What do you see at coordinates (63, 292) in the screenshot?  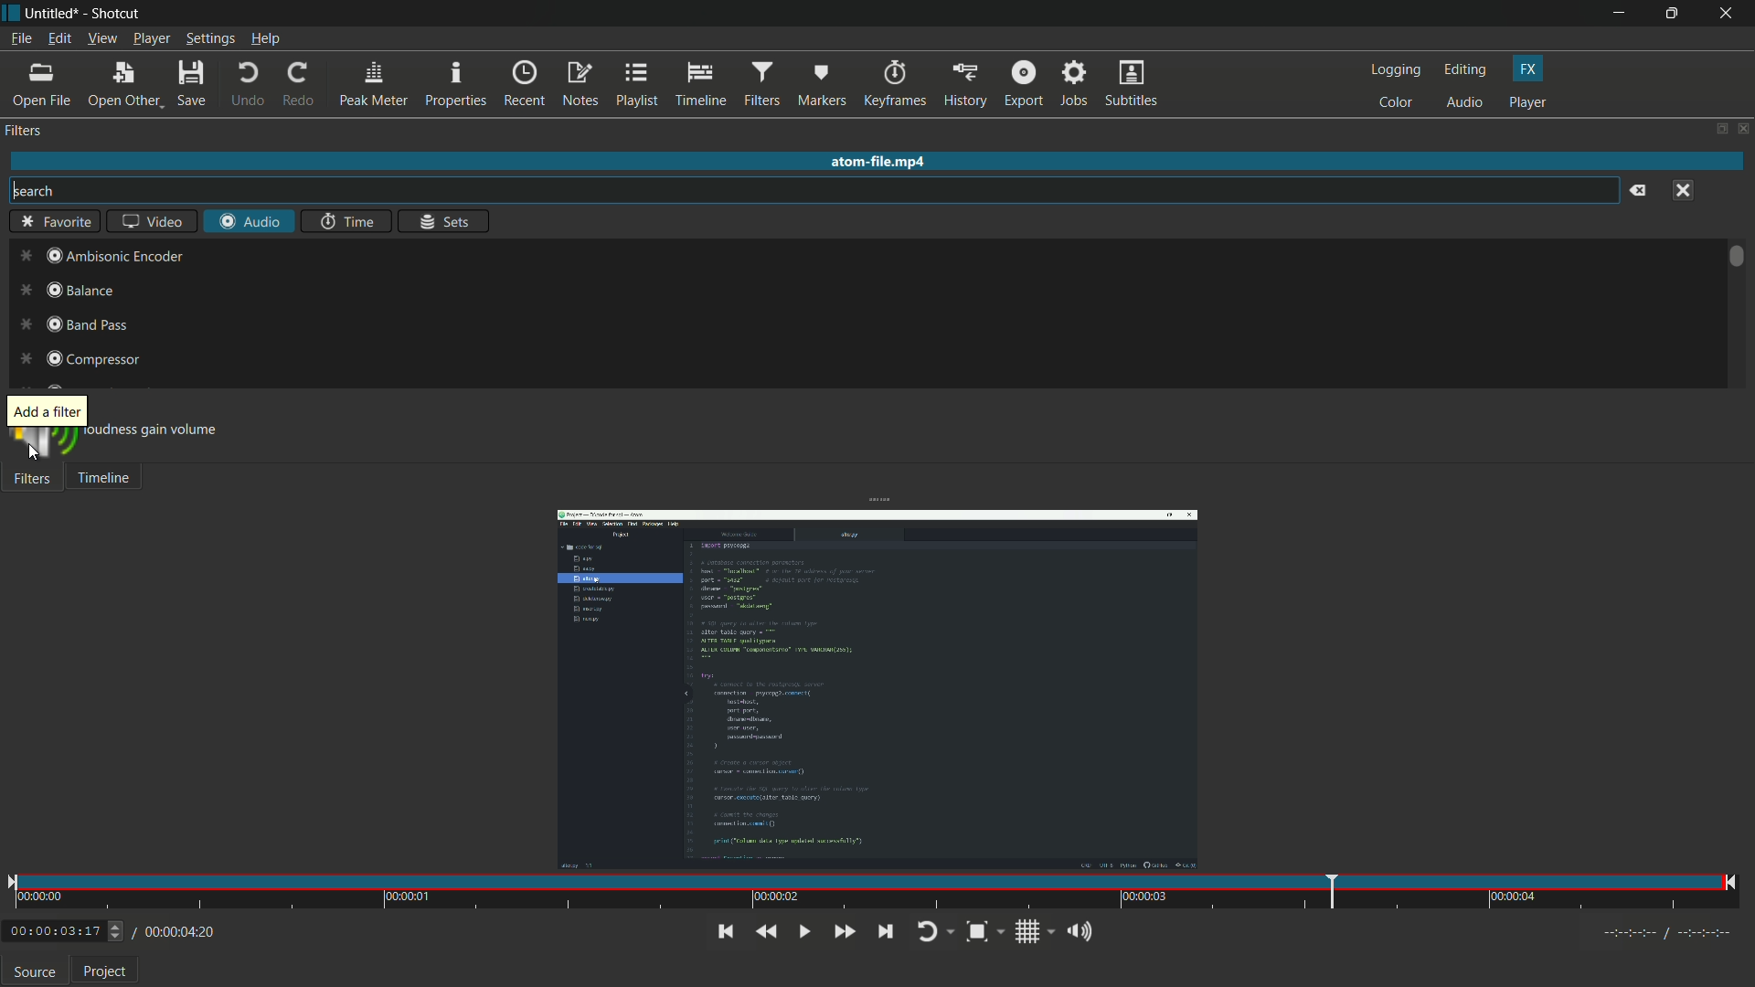 I see `balance` at bounding box center [63, 292].